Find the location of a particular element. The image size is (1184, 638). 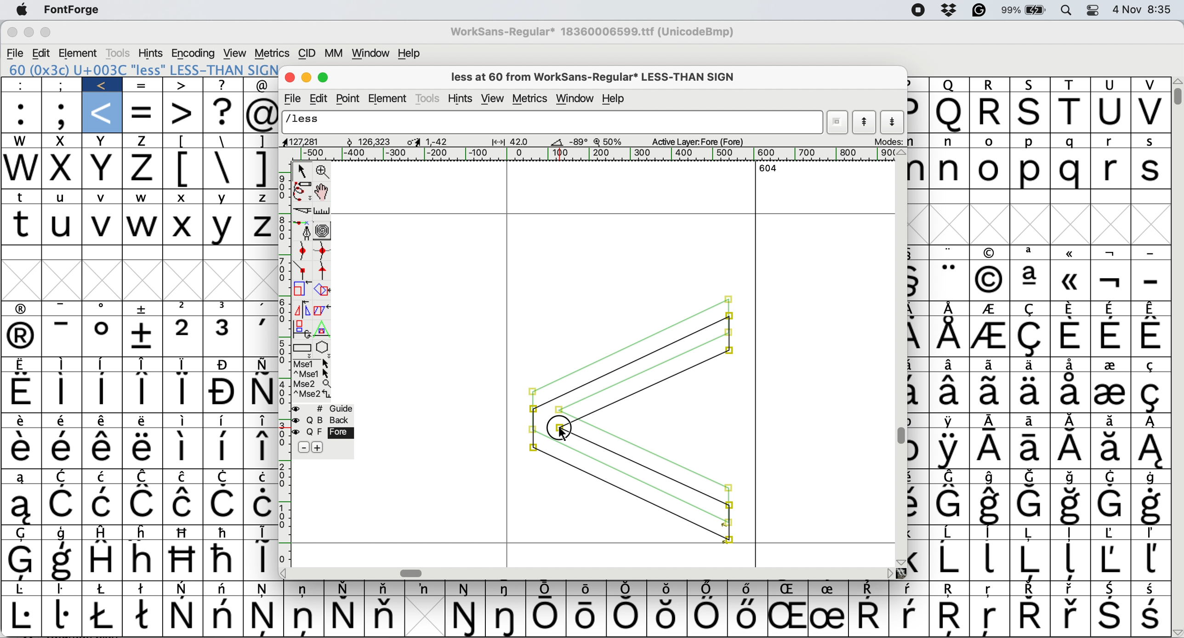

Symbol is located at coordinates (224, 532).